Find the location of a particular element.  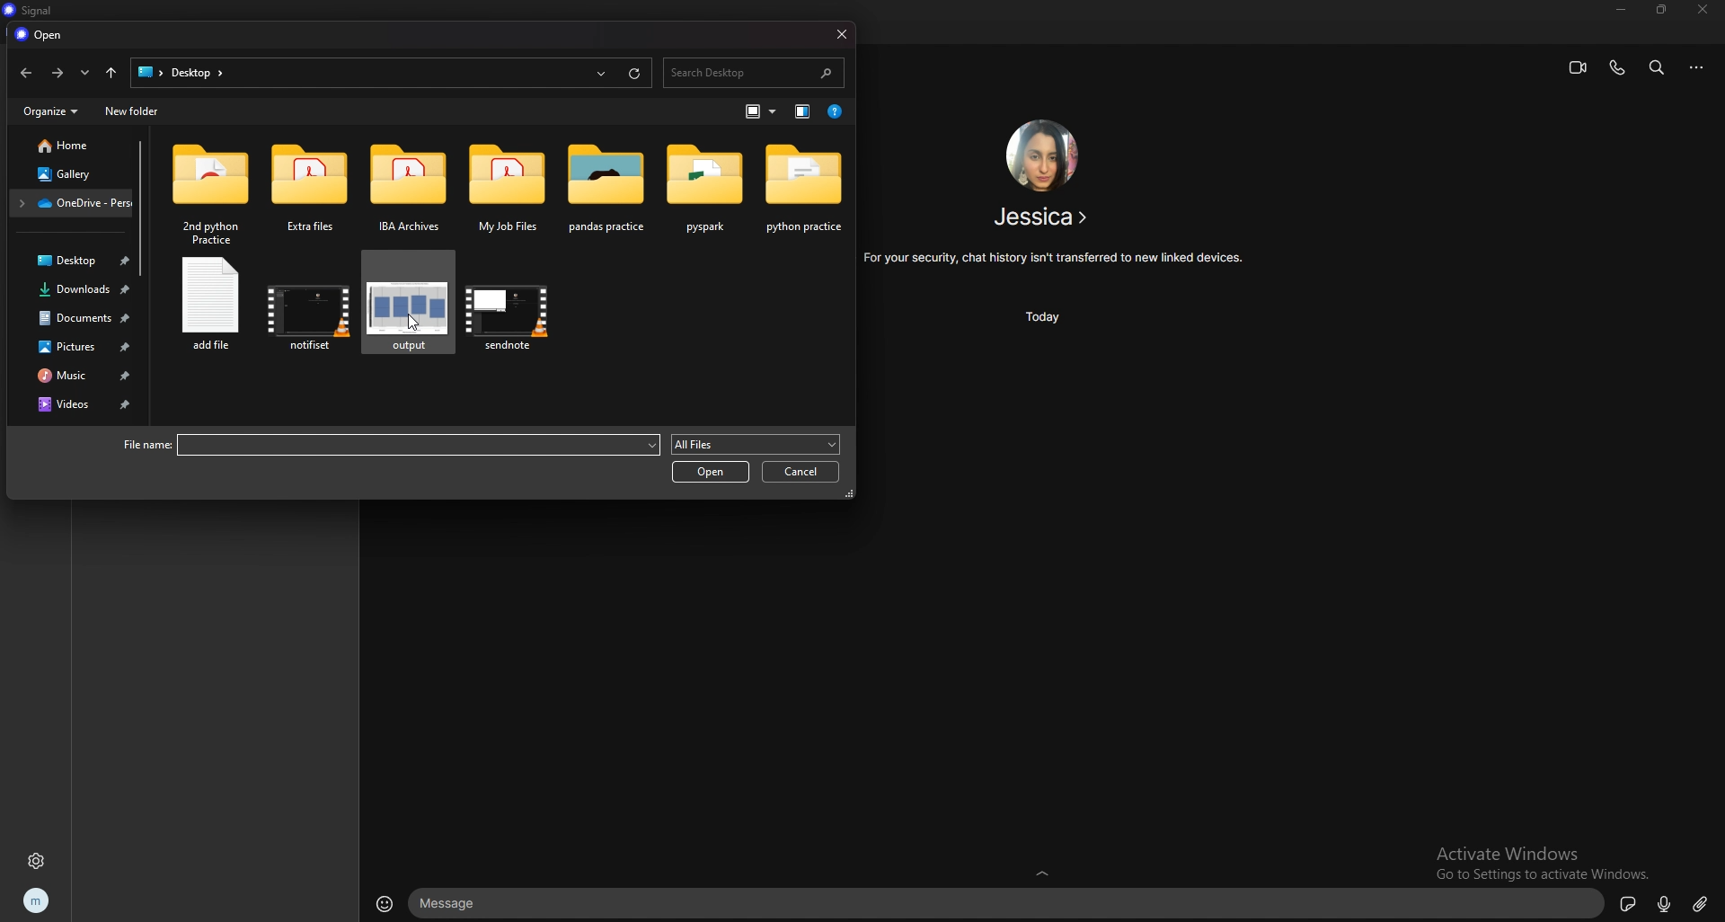

resize is located at coordinates (1662, 13).